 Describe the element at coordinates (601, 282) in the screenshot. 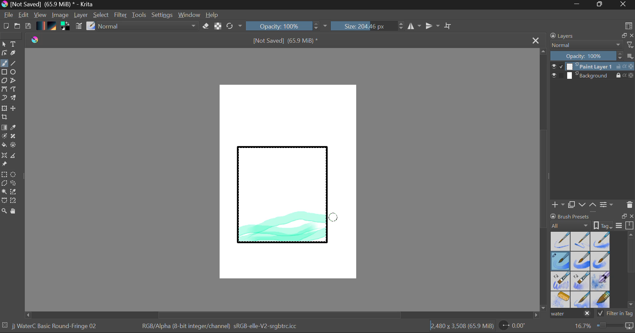

I see `Water C - Special Blobs` at that location.